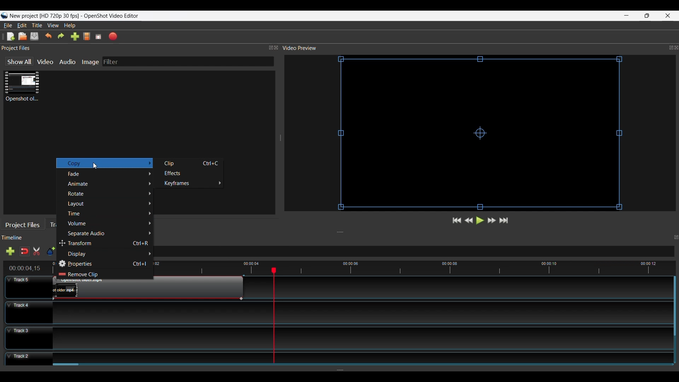 The height and width of the screenshot is (382, 679). What do you see at coordinates (35, 37) in the screenshot?
I see `Save File` at bounding box center [35, 37].